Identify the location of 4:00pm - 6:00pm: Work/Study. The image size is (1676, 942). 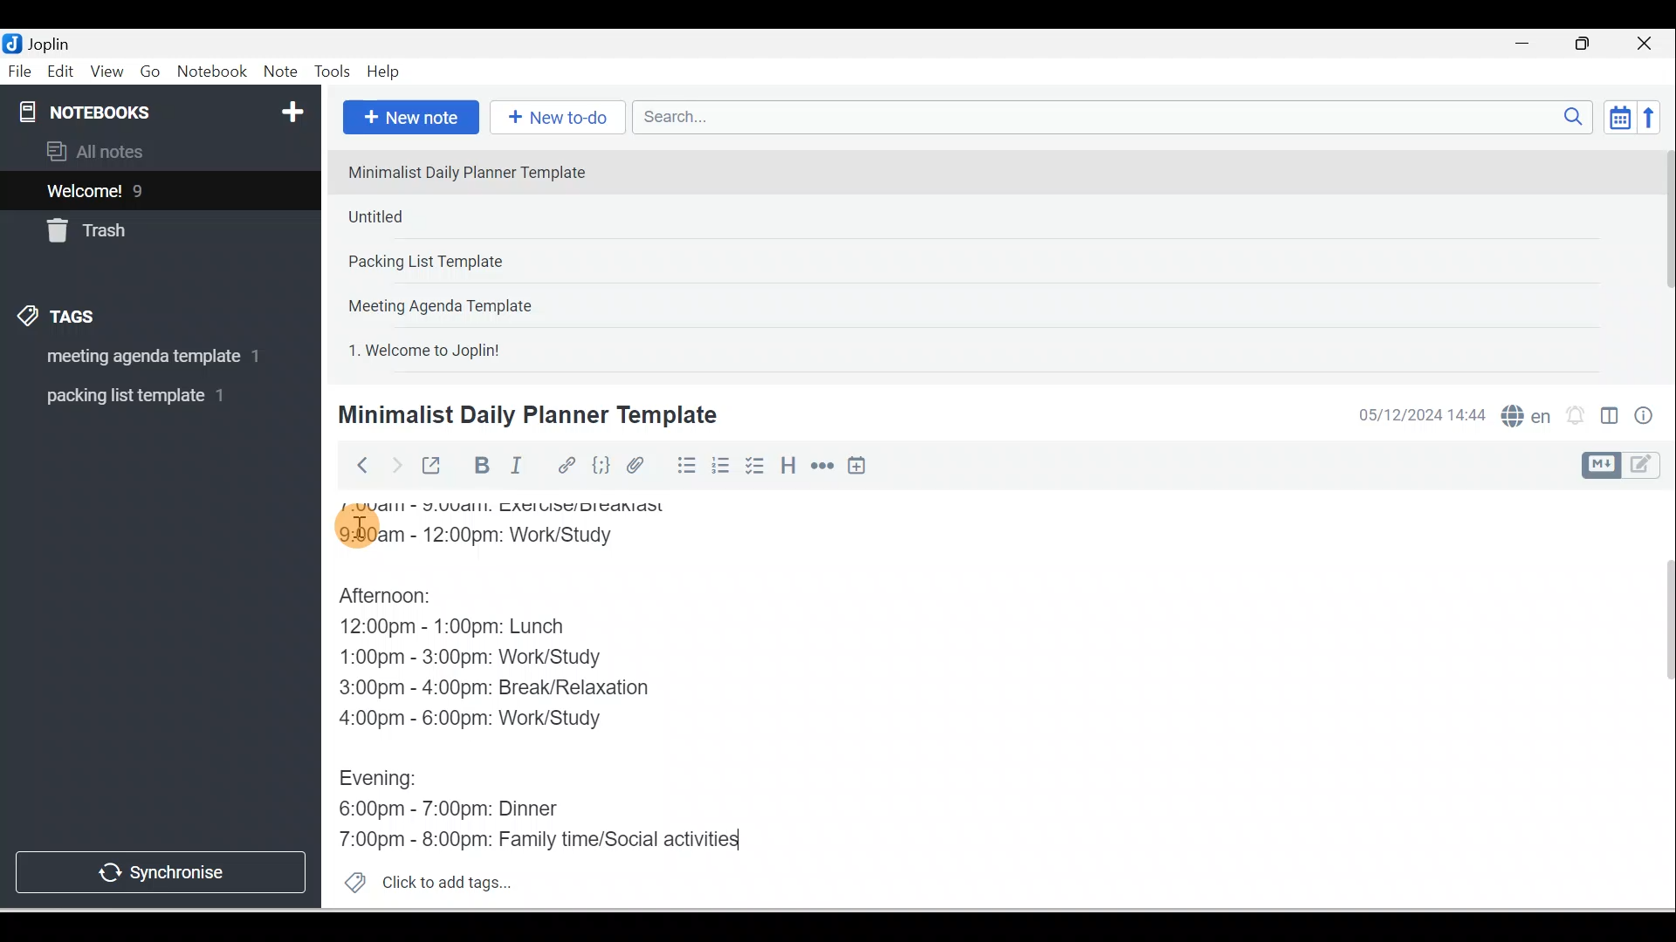
(475, 720).